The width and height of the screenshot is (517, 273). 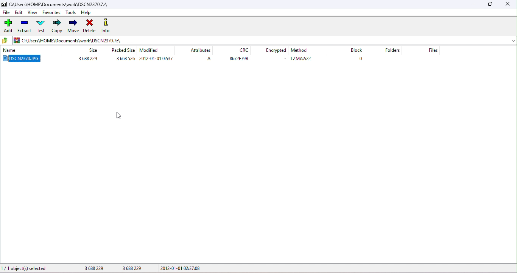 What do you see at coordinates (41, 27) in the screenshot?
I see `test` at bounding box center [41, 27].